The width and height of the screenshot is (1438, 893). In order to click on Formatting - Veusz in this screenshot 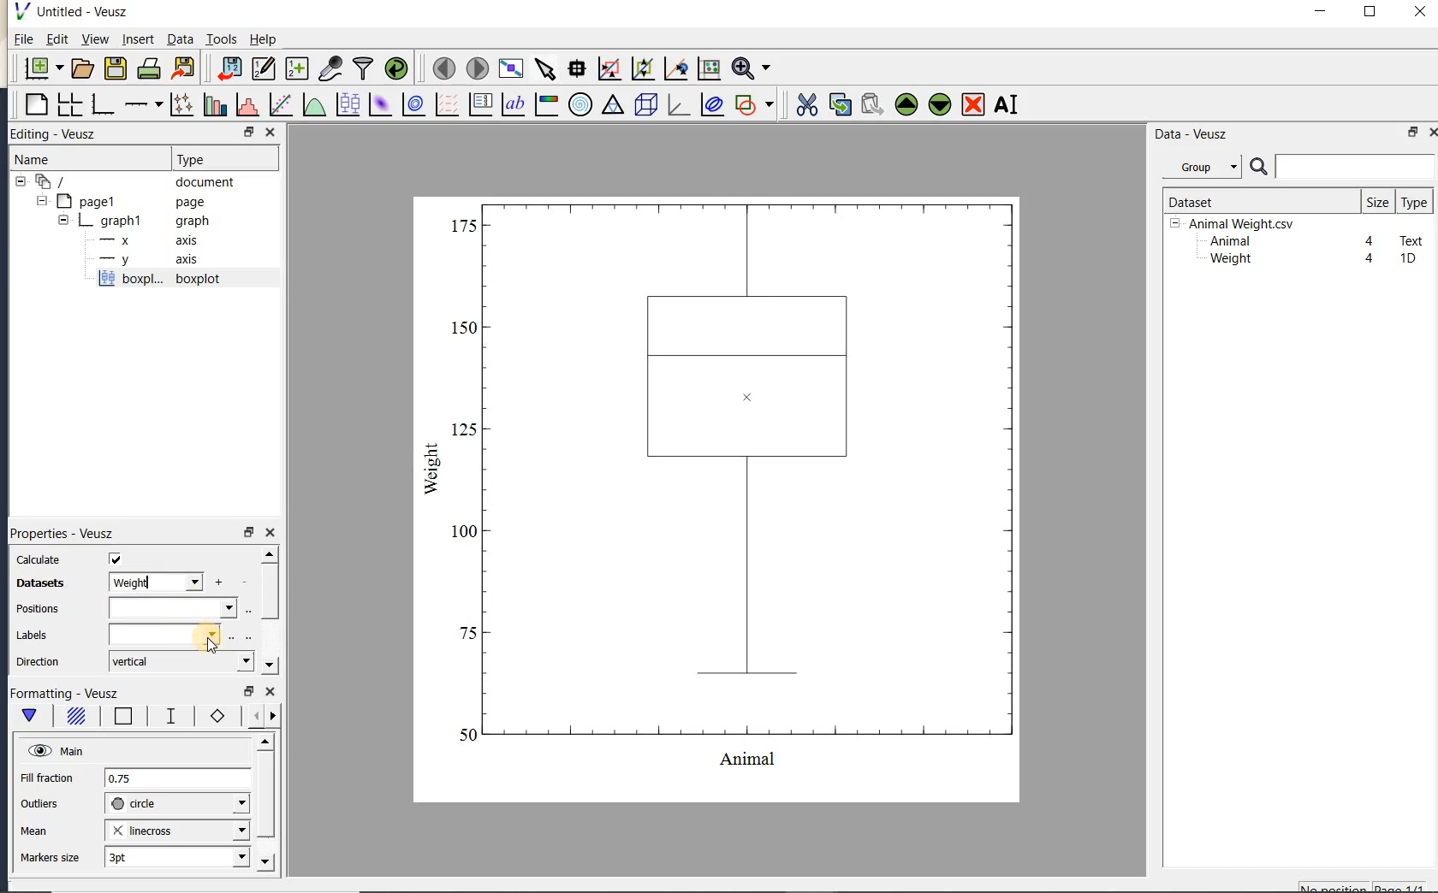, I will do `click(68, 694)`.